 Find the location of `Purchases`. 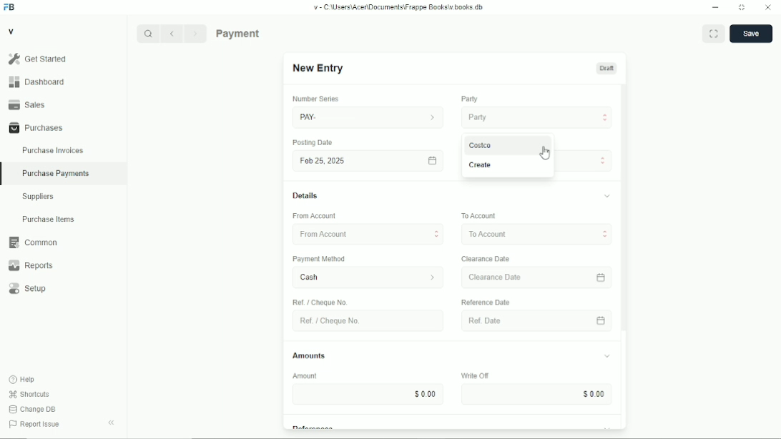

Purchases is located at coordinates (63, 127).